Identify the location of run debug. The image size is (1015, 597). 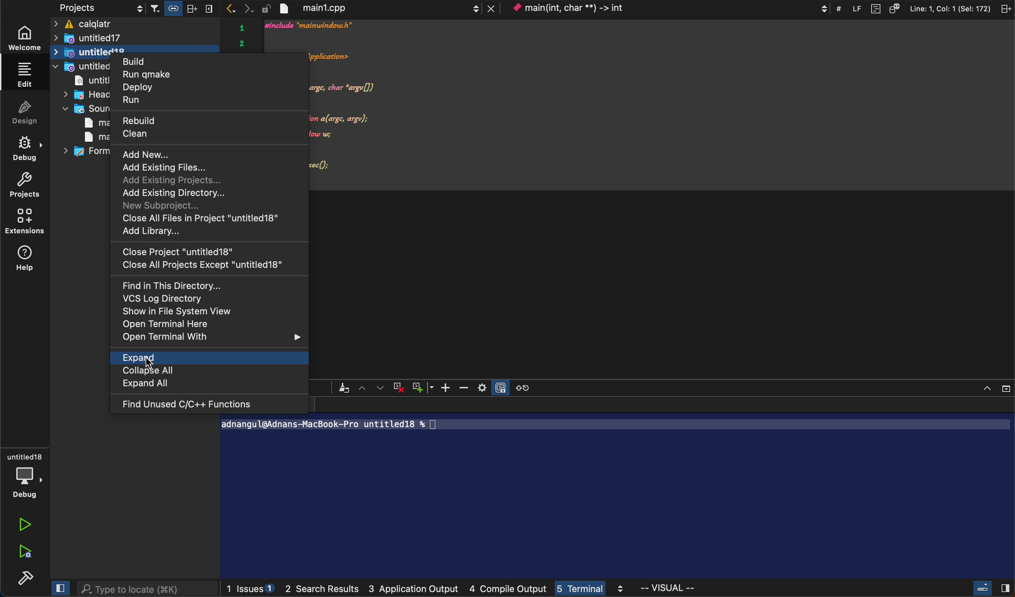
(23, 549).